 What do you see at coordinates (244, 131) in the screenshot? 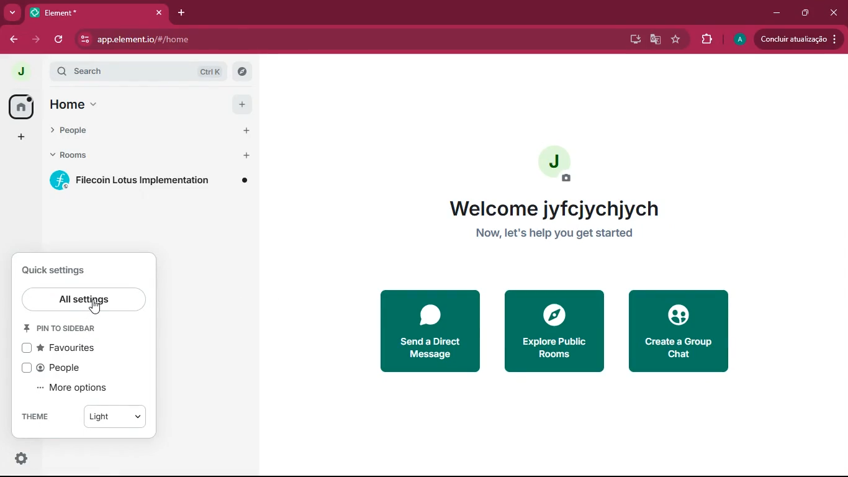
I see `Add ` at bounding box center [244, 131].